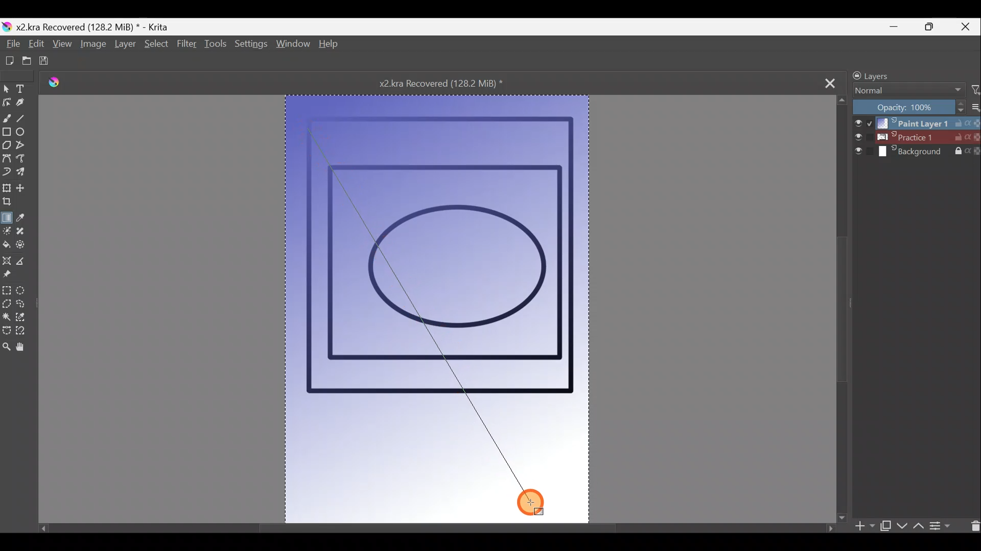 The width and height of the screenshot is (981, 551). Describe the element at coordinates (23, 120) in the screenshot. I see `Line tool` at that location.